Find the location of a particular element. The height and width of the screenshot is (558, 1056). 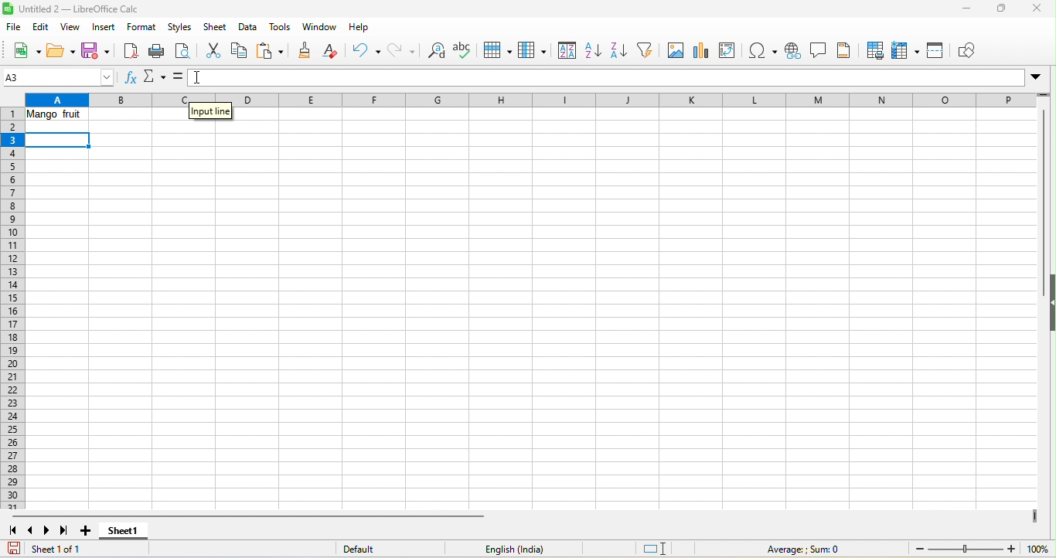

sheet 1 is located at coordinates (122, 534).